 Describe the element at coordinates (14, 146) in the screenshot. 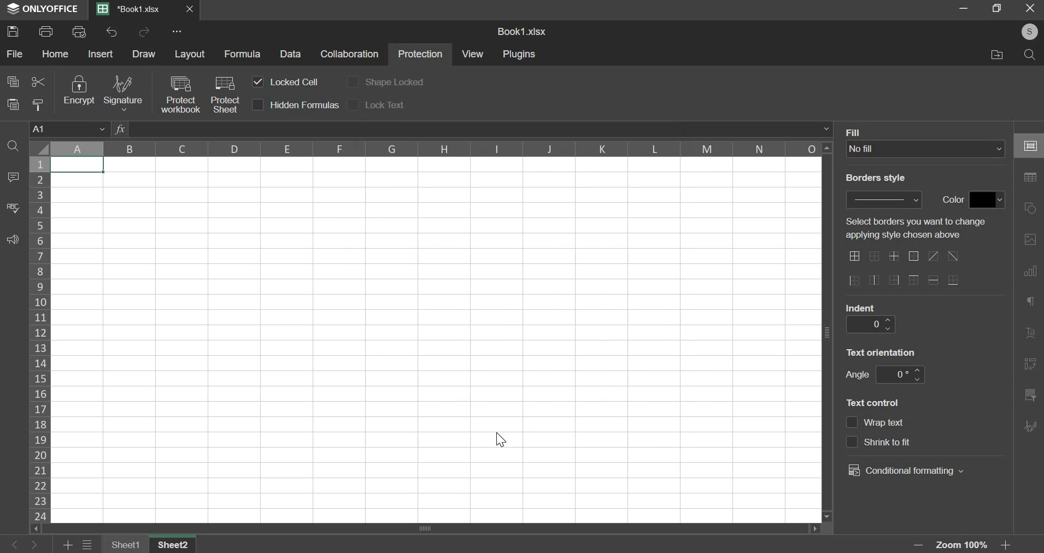

I see `find` at that location.